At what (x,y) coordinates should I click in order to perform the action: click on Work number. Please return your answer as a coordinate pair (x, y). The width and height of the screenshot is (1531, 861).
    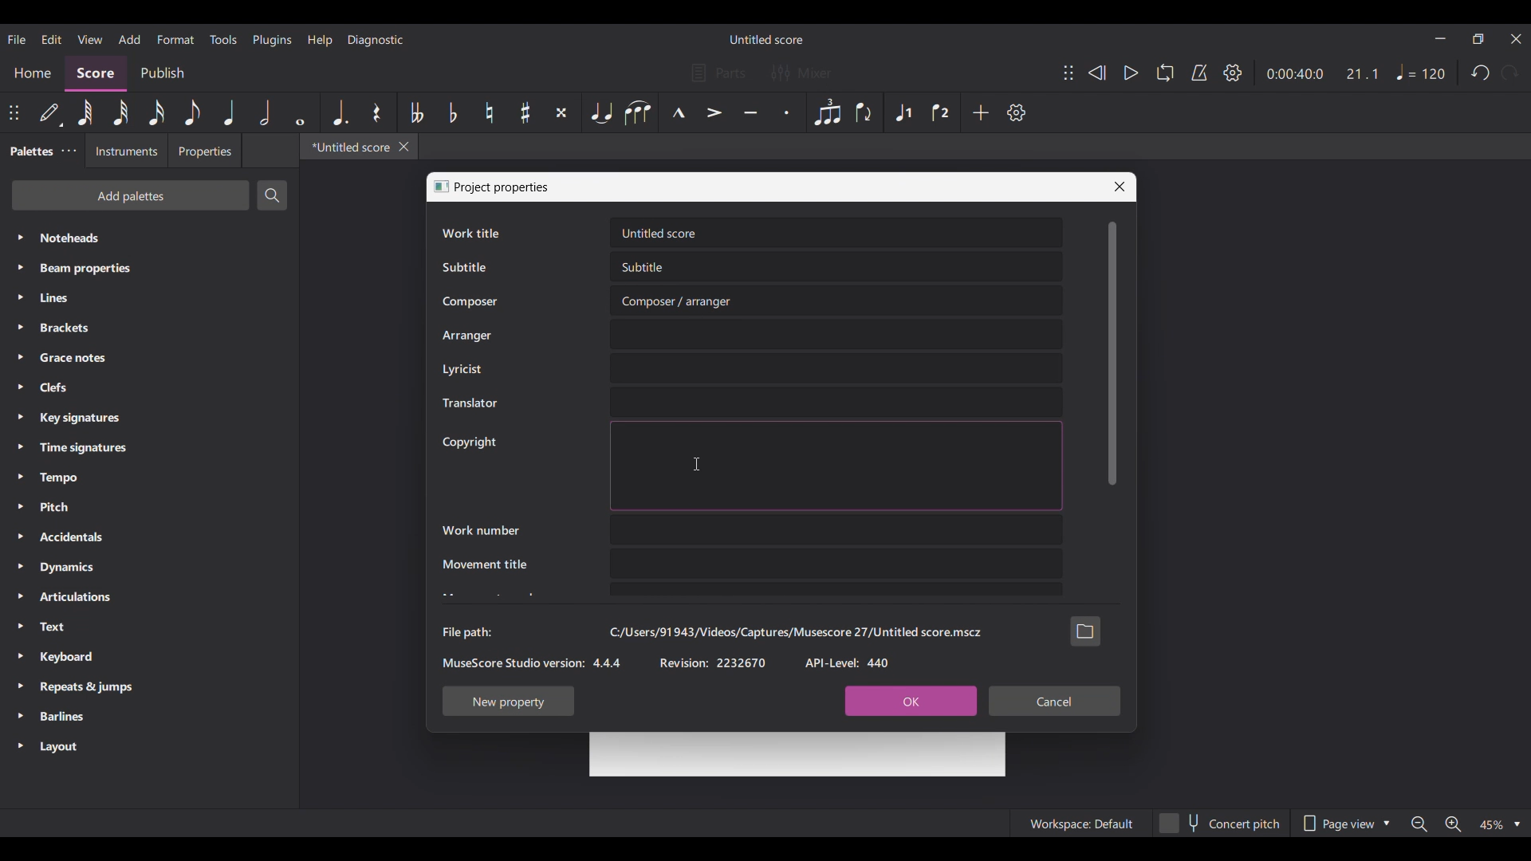
    Looking at the image, I should click on (481, 530).